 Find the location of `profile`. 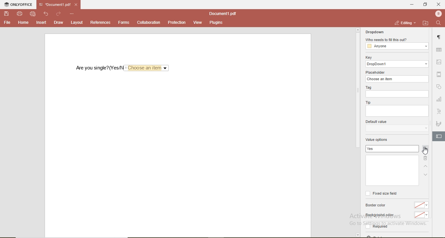

profile is located at coordinates (439, 14).